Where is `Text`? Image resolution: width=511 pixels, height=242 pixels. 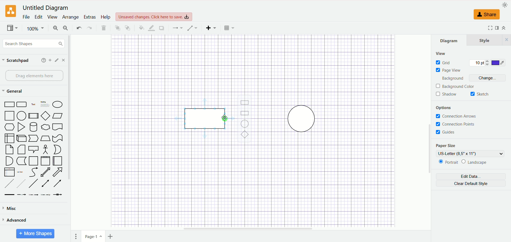
Text is located at coordinates (33, 104).